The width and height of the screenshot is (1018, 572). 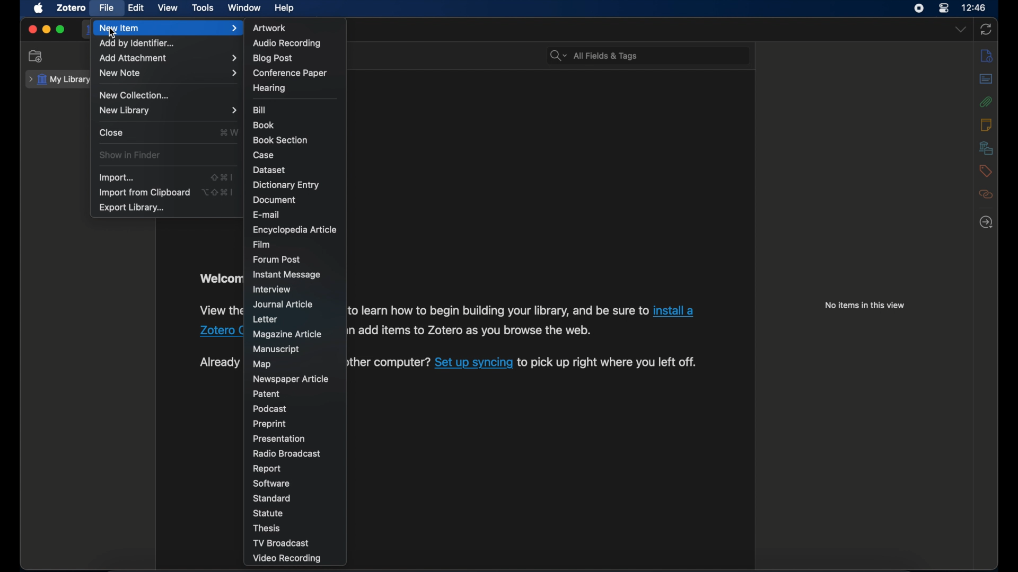 What do you see at coordinates (270, 28) in the screenshot?
I see `artwork` at bounding box center [270, 28].